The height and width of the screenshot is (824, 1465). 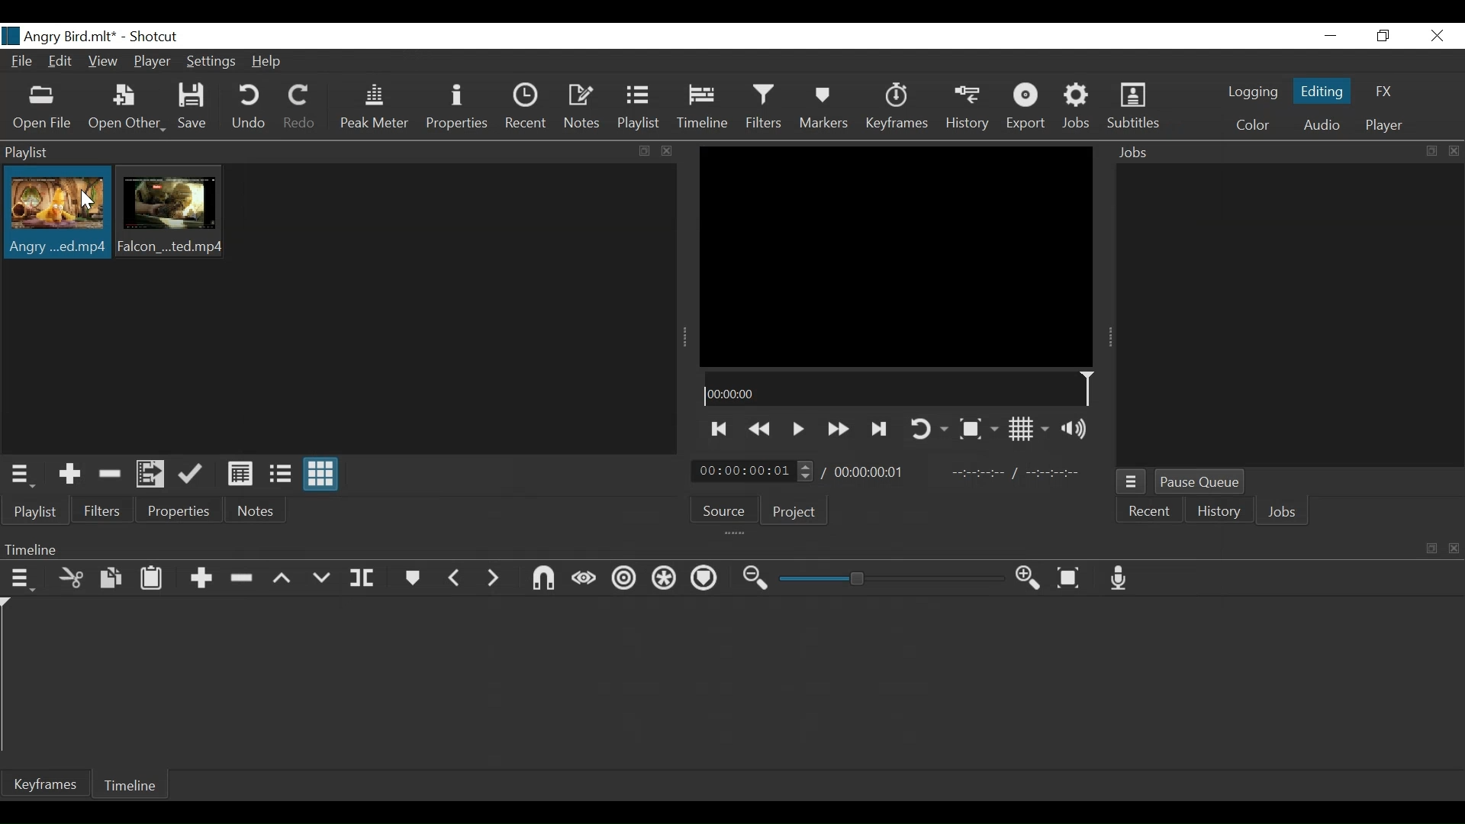 What do you see at coordinates (584, 107) in the screenshot?
I see `Notes` at bounding box center [584, 107].